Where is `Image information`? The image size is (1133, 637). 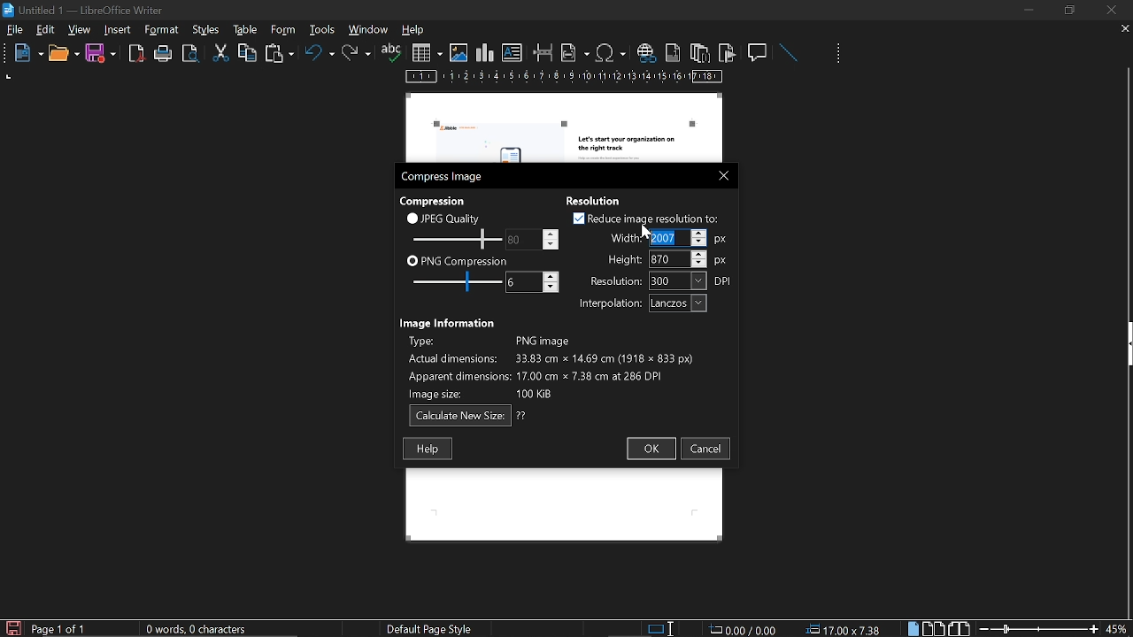
Image information is located at coordinates (450, 321).